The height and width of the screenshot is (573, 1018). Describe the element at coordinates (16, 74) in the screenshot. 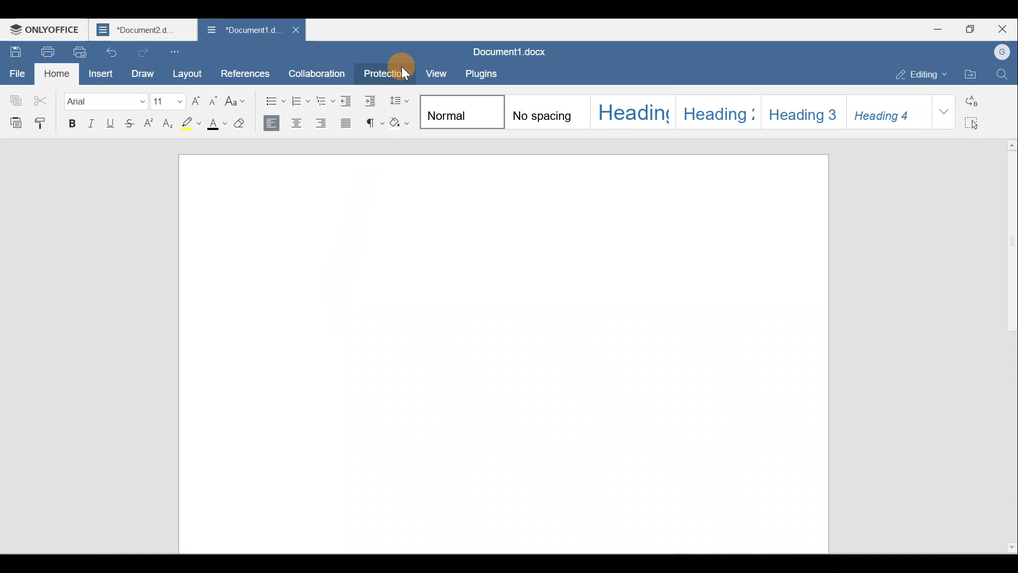

I see `File` at that location.